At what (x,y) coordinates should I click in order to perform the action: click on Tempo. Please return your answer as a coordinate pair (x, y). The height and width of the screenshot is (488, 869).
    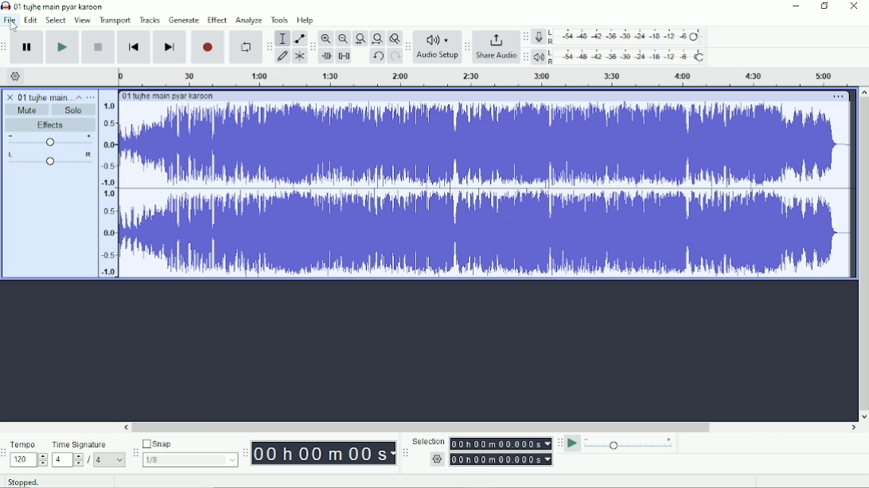
    Looking at the image, I should click on (29, 454).